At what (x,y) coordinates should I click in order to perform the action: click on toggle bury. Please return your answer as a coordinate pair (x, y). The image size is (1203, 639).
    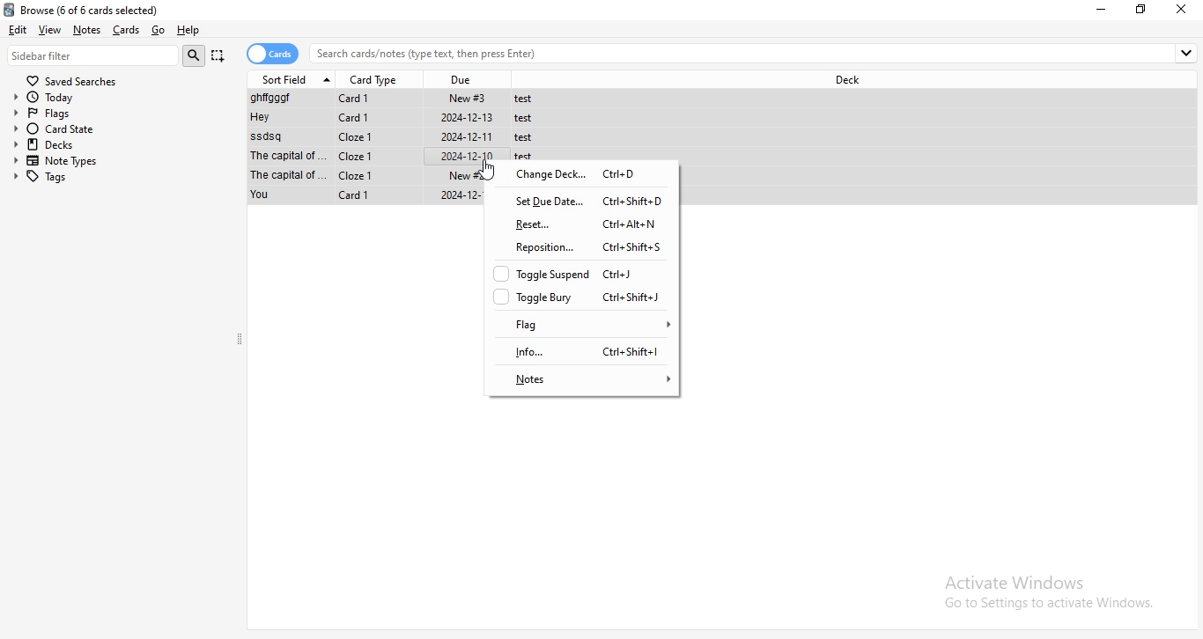
    Looking at the image, I should click on (578, 298).